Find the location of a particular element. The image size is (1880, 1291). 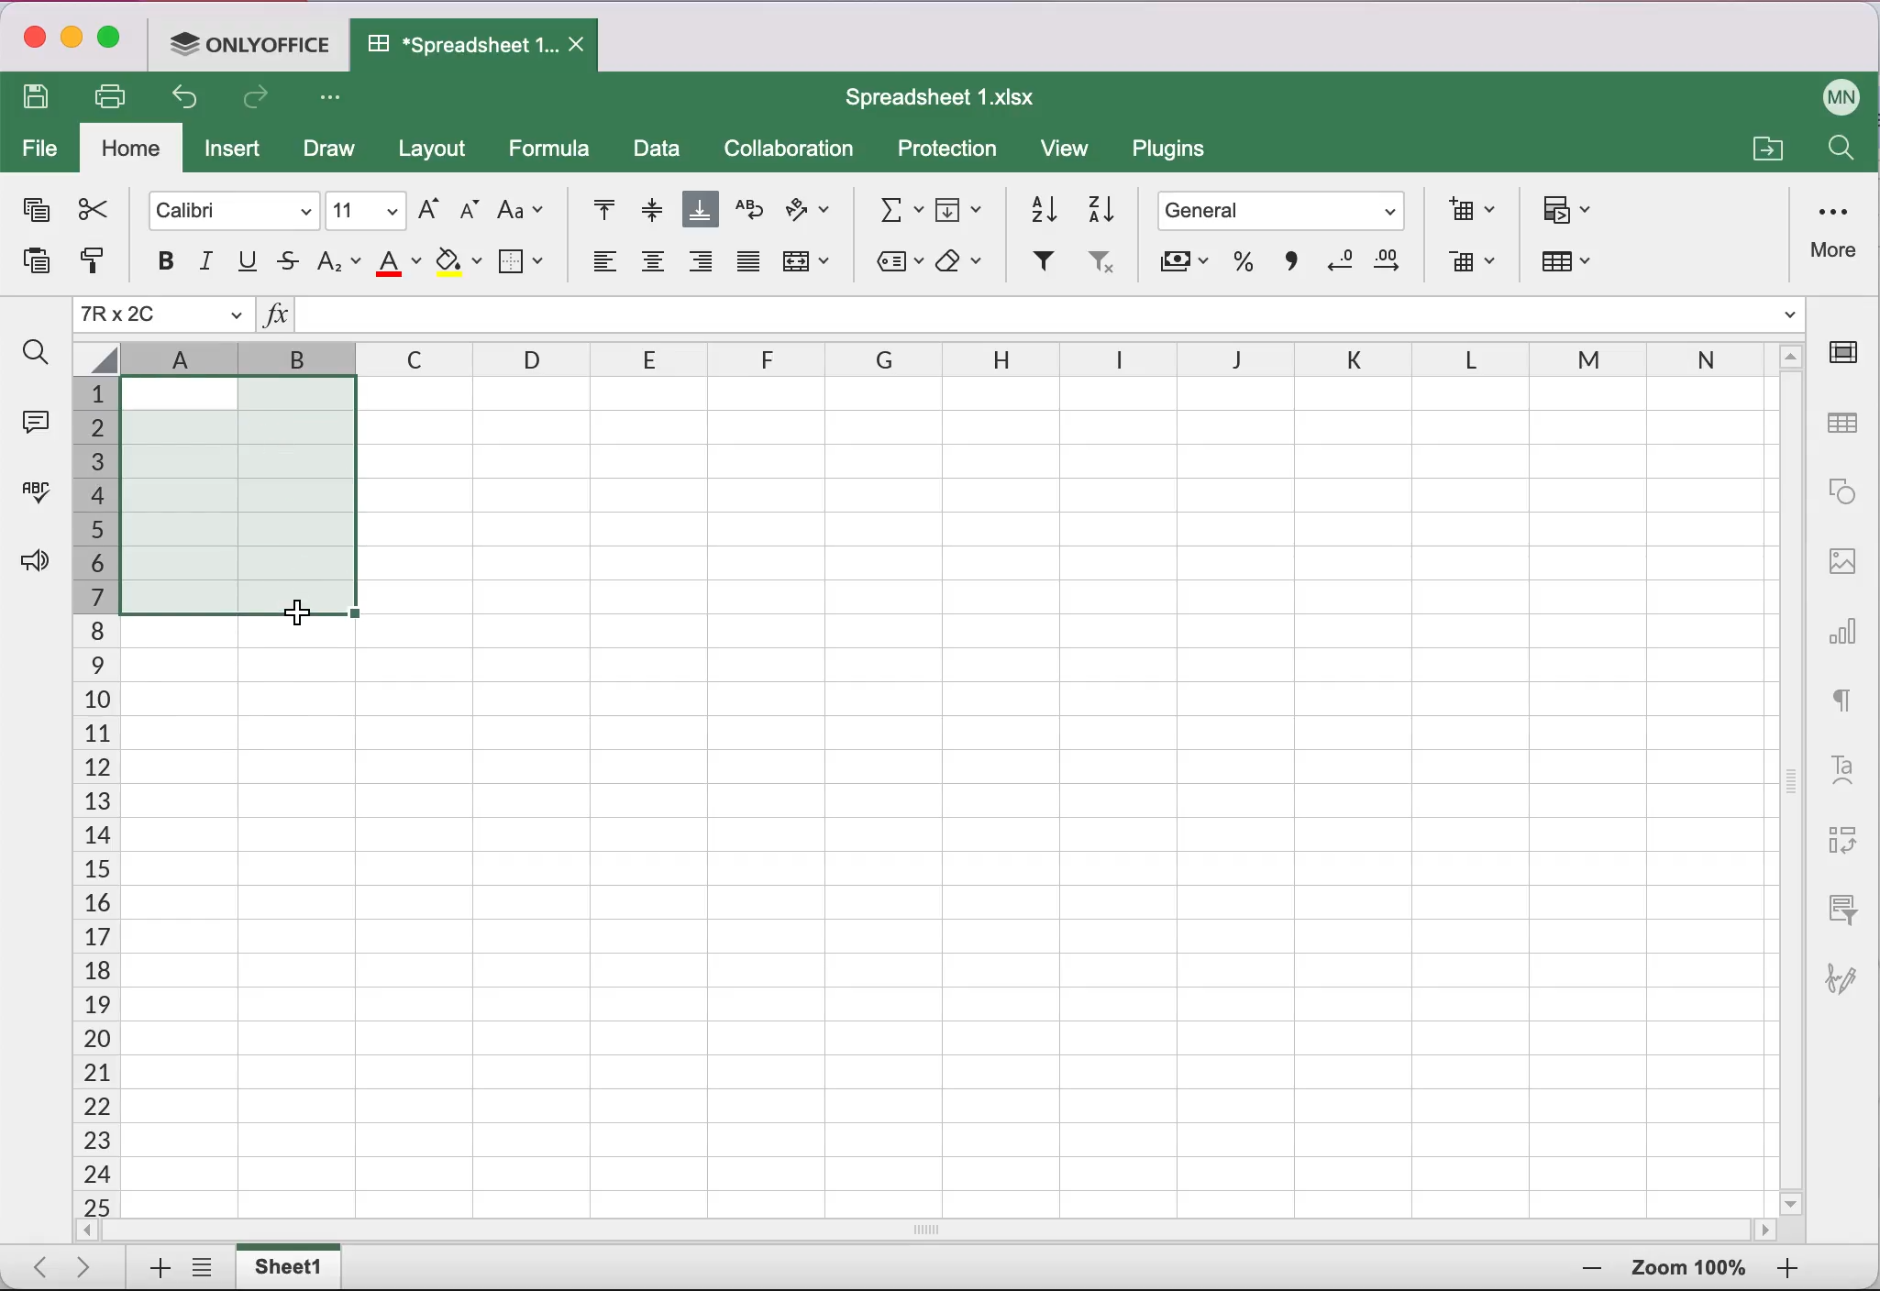

ONLYOFFICE is located at coordinates (255, 42).